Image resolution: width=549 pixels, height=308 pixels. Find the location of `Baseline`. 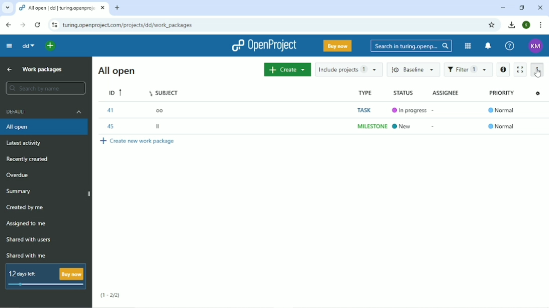

Baseline is located at coordinates (413, 69).